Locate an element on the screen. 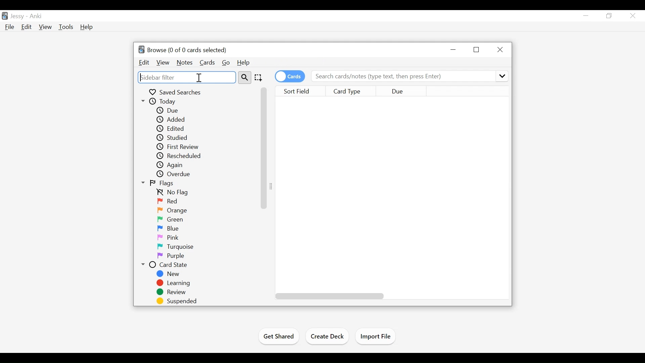 The image size is (645, 363). Browse (number of cards out of cards selected) is located at coordinates (182, 49).